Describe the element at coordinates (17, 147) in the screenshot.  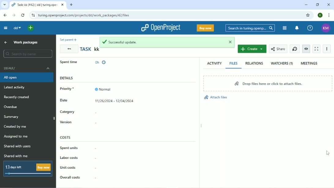
I see `Shared with users` at that location.